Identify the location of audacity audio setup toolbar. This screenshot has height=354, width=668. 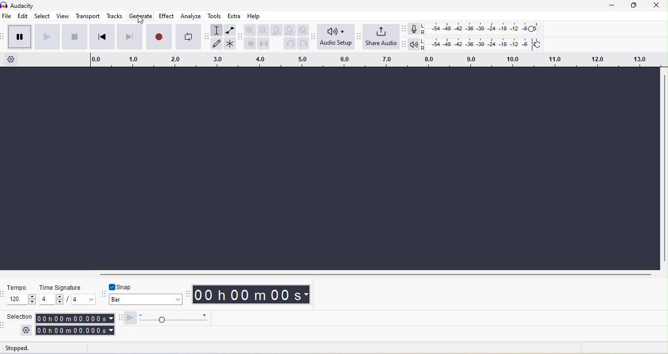
(315, 38).